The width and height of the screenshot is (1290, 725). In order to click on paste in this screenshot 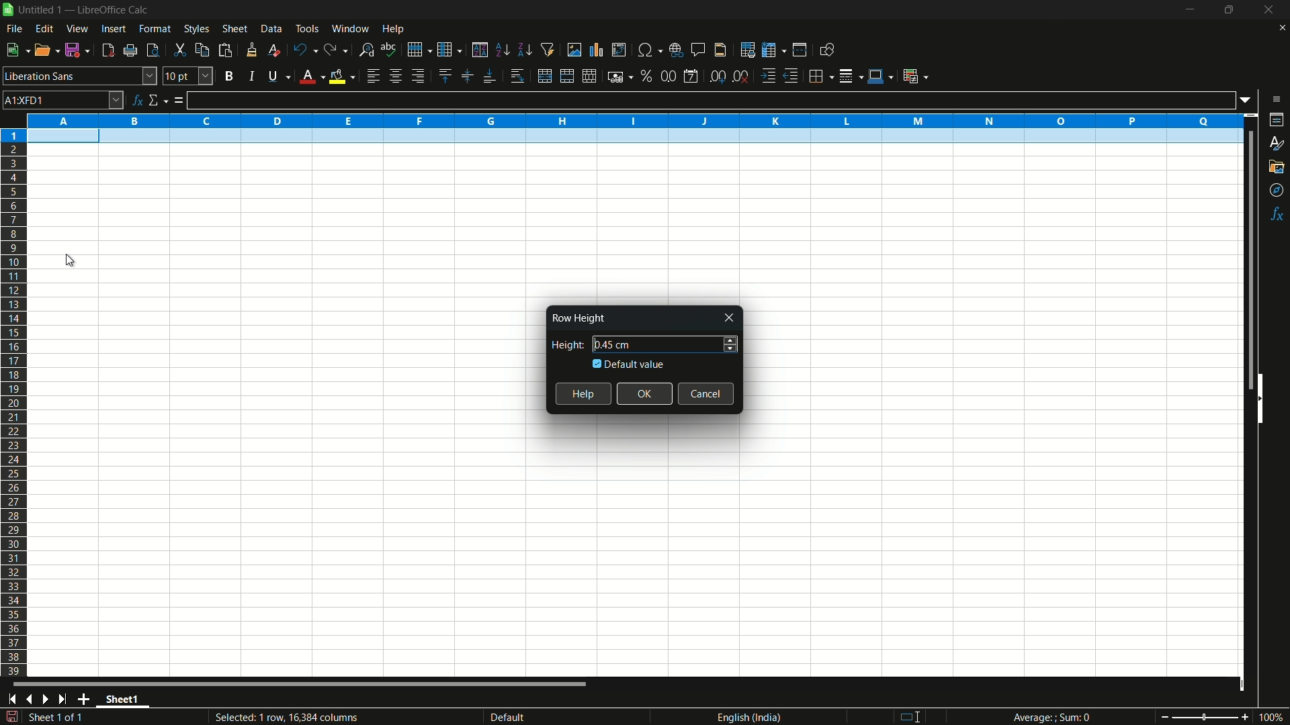, I will do `click(225, 50)`.